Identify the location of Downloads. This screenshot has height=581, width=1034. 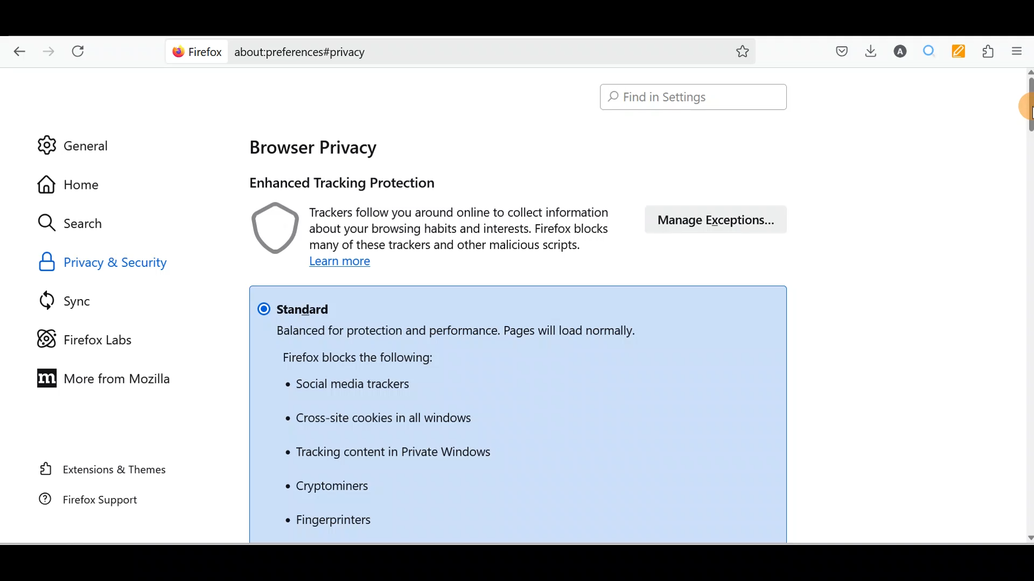
(875, 50).